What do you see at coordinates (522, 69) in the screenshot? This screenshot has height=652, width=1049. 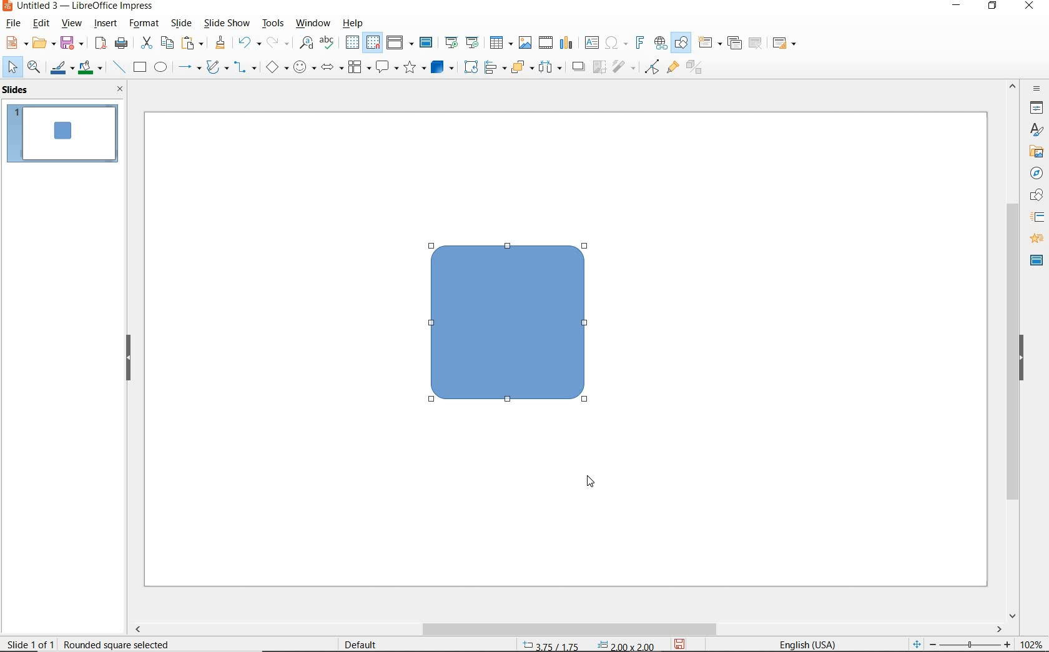 I see `arrange` at bounding box center [522, 69].